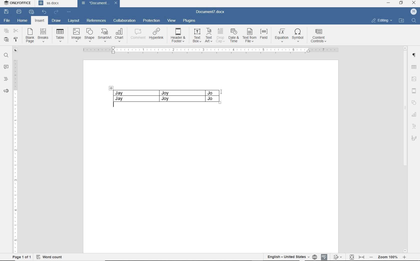  Describe the element at coordinates (298, 35) in the screenshot. I see `SYMBOL` at that location.